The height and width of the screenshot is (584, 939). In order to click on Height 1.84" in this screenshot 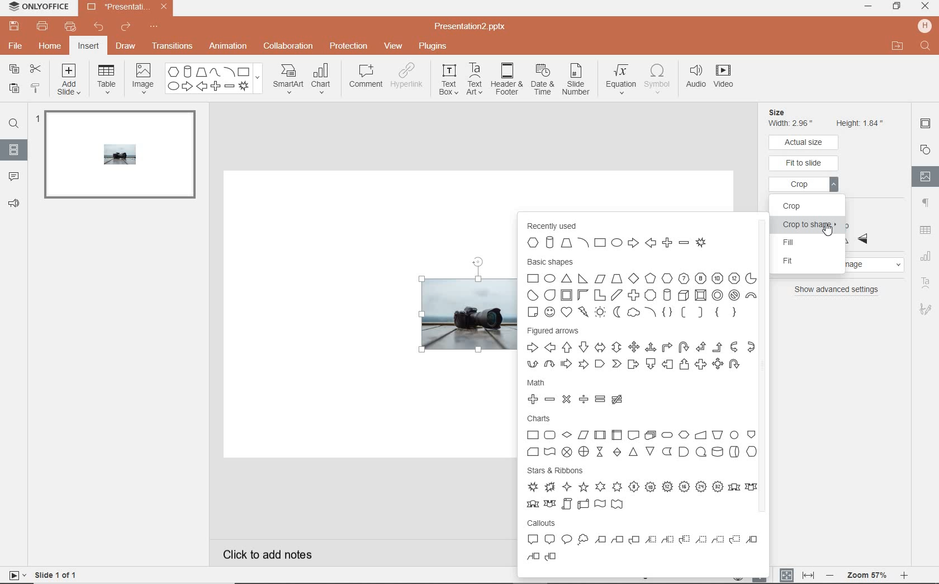, I will do `click(861, 122)`.